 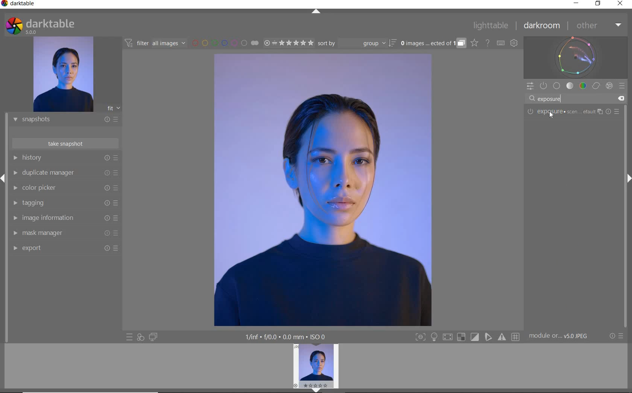 I want to click on SHOW ONLY ACTIVE MODULES, so click(x=544, y=86).